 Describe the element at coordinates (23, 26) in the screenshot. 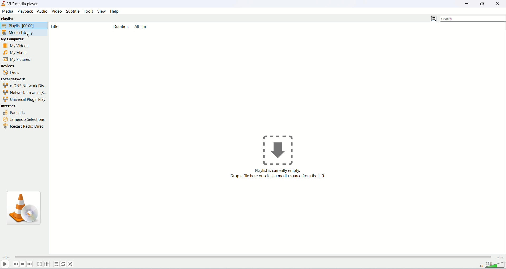

I see `playlist` at that location.